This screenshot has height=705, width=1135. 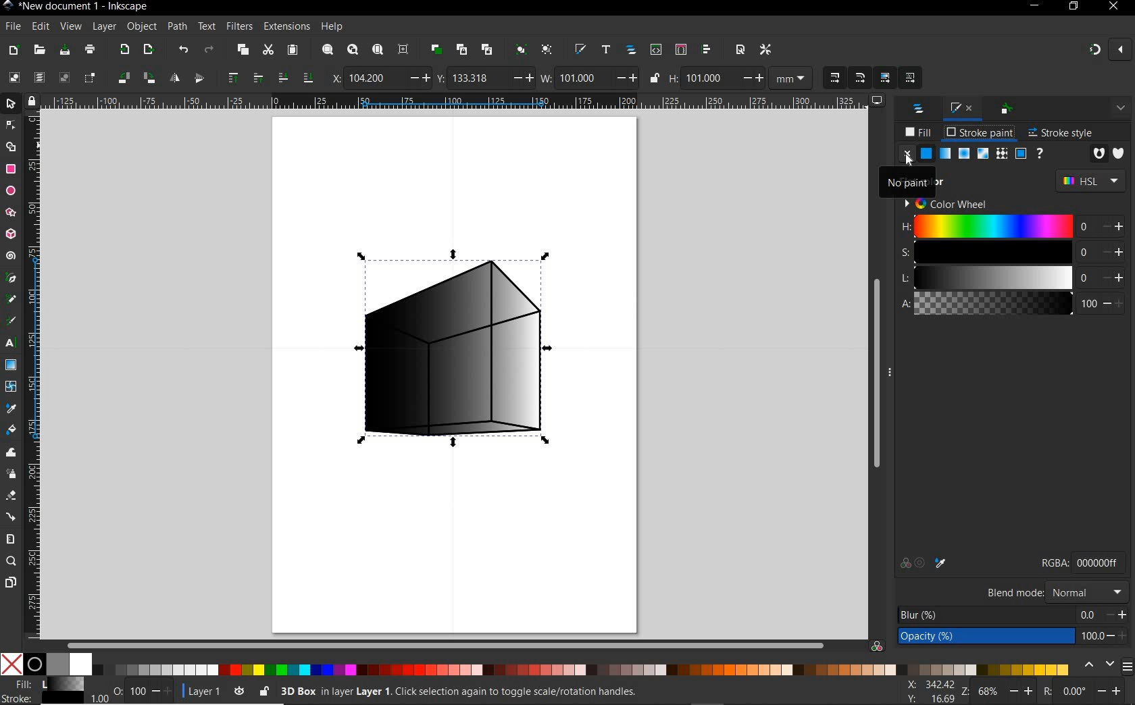 What do you see at coordinates (925, 564) in the screenshot?
I see `color options` at bounding box center [925, 564].